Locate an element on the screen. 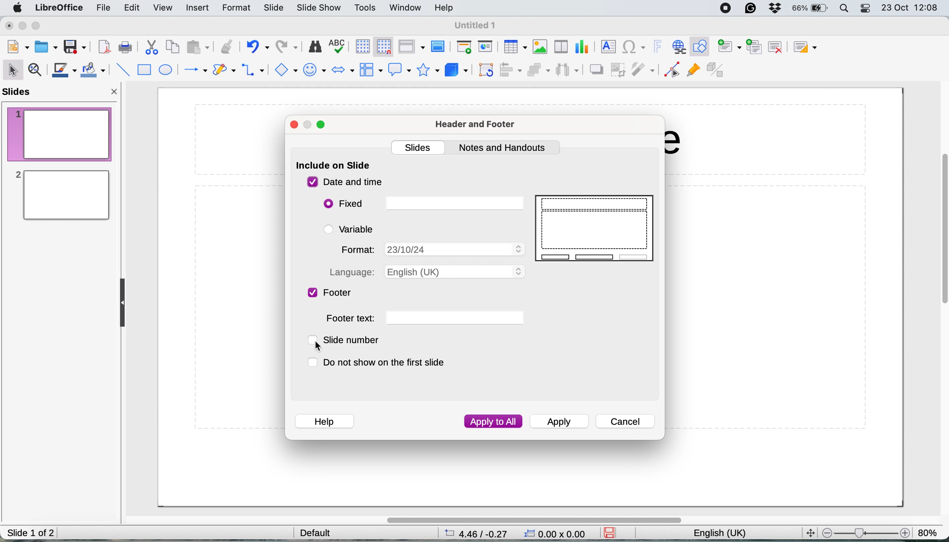 This screenshot has width=949, height=542. slide layout is located at coordinates (808, 47).